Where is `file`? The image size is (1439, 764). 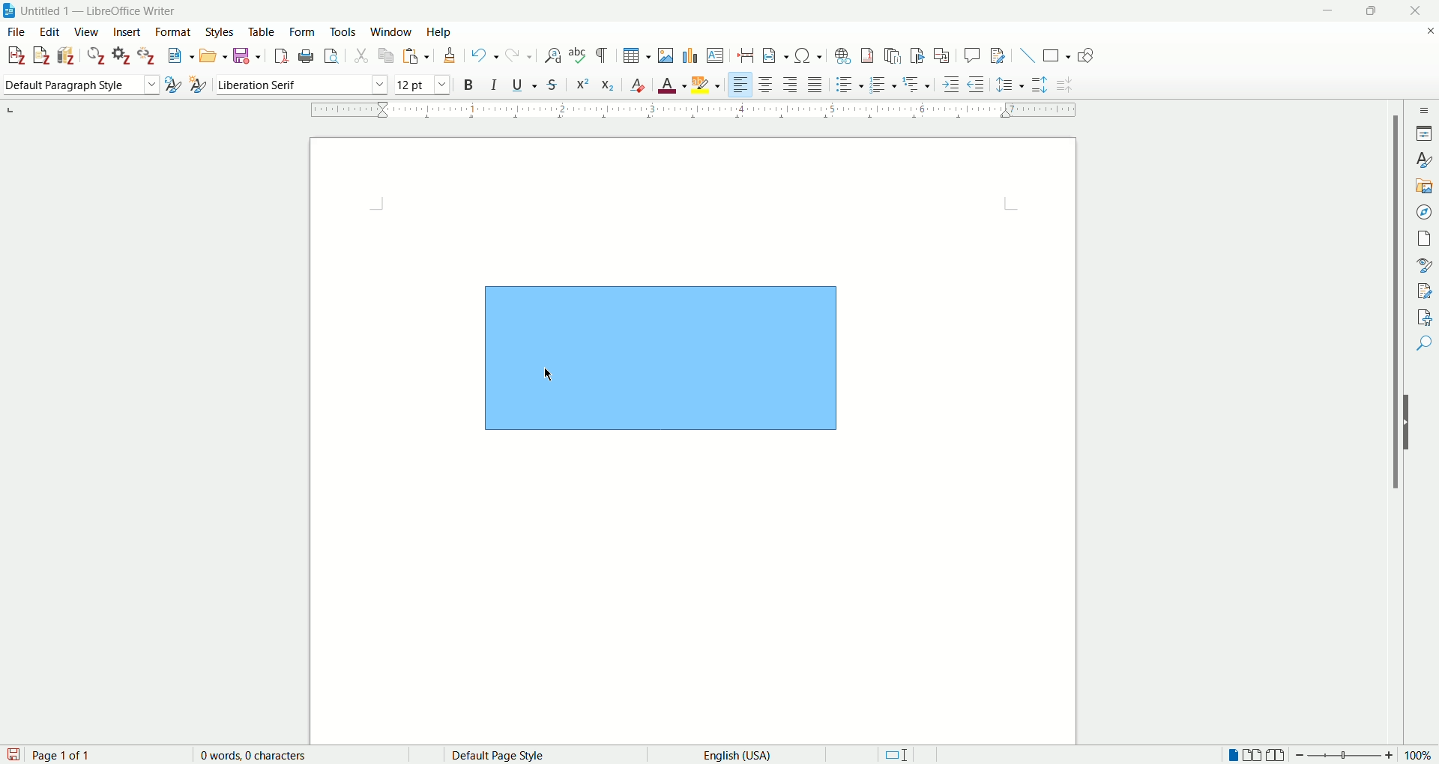 file is located at coordinates (15, 31).